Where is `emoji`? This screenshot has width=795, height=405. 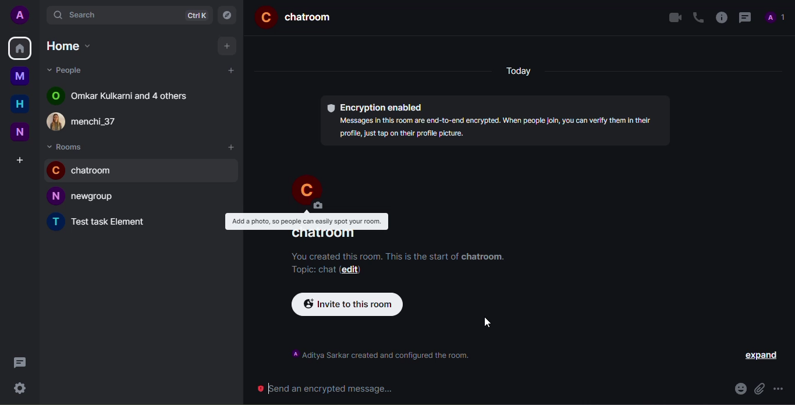
emoji is located at coordinates (739, 389).